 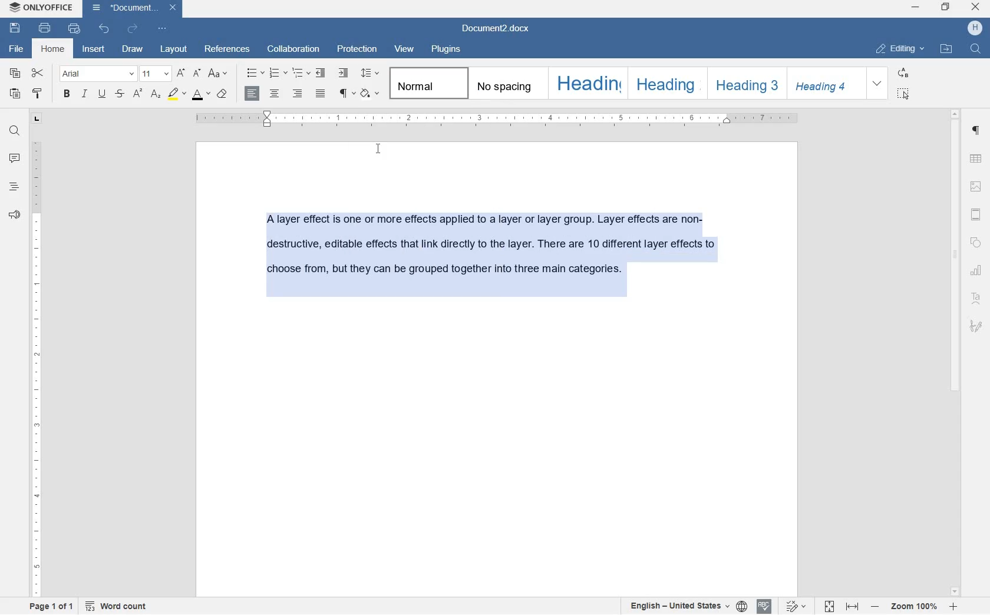 I want to click on table, so click(x=976, y=158).